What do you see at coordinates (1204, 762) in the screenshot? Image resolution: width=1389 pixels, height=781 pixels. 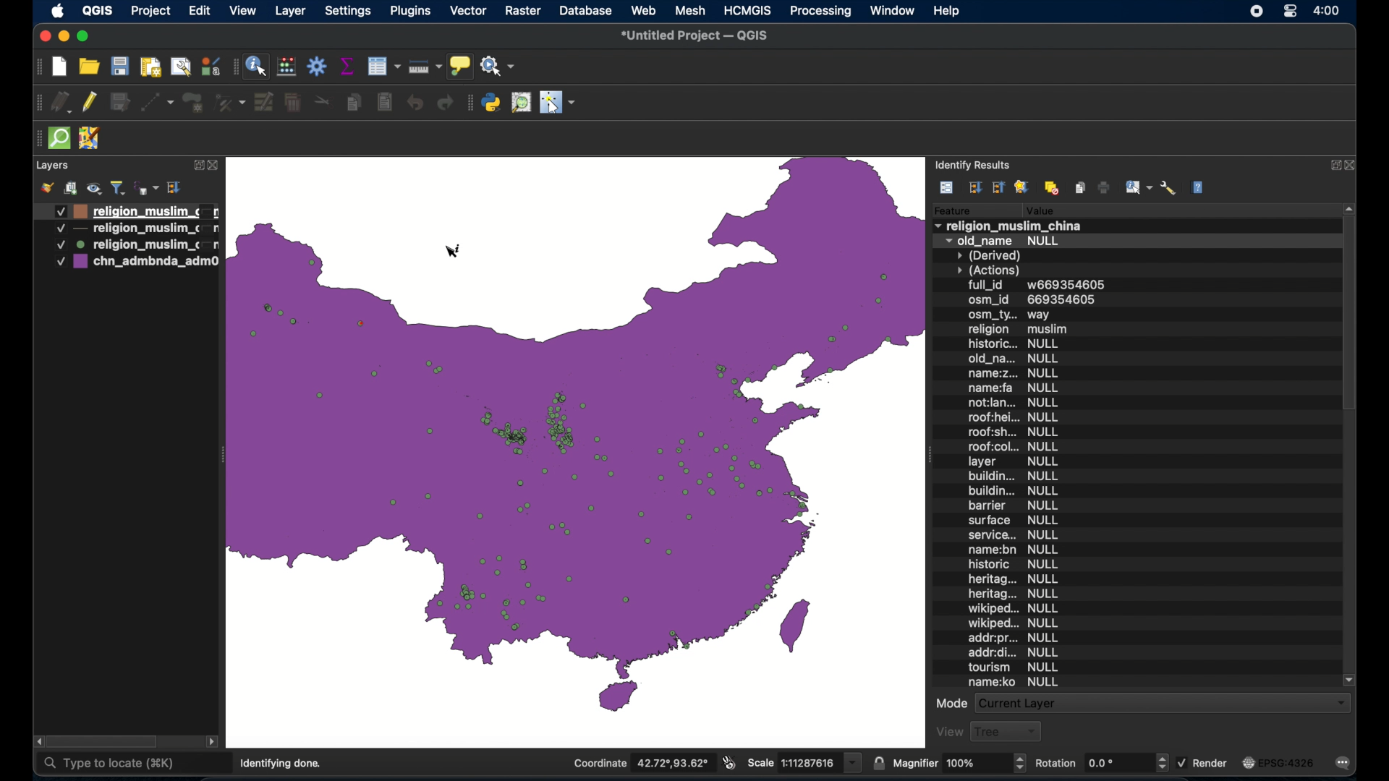 I see `render` at bounding box center [1204, 762].